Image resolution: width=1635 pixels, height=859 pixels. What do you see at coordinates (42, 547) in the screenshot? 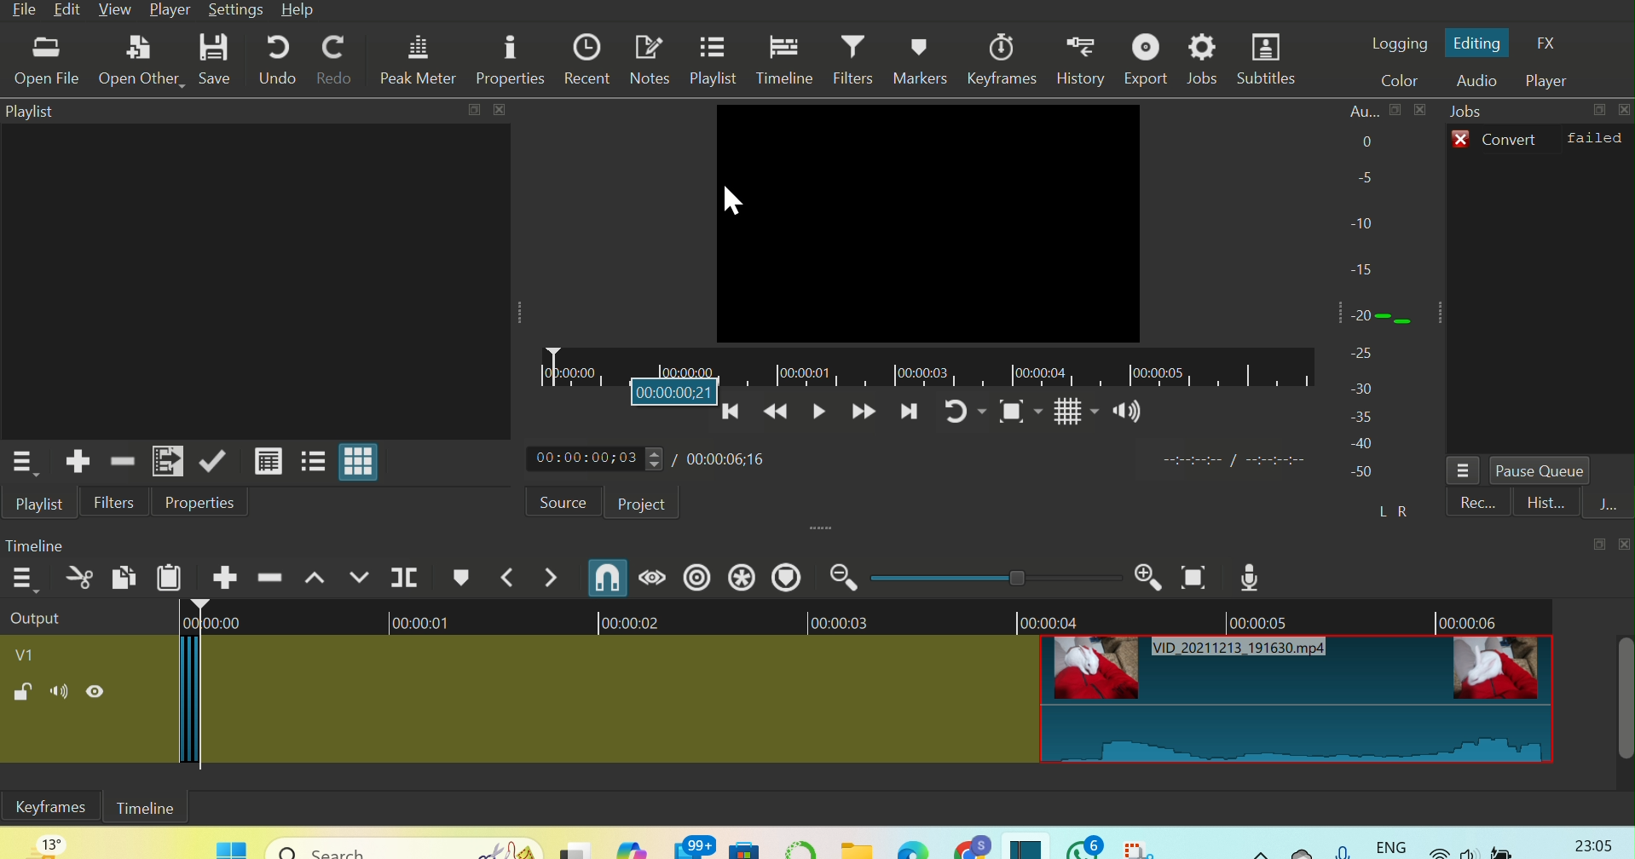
I see `Timeline` at bounding box center [42, 547].